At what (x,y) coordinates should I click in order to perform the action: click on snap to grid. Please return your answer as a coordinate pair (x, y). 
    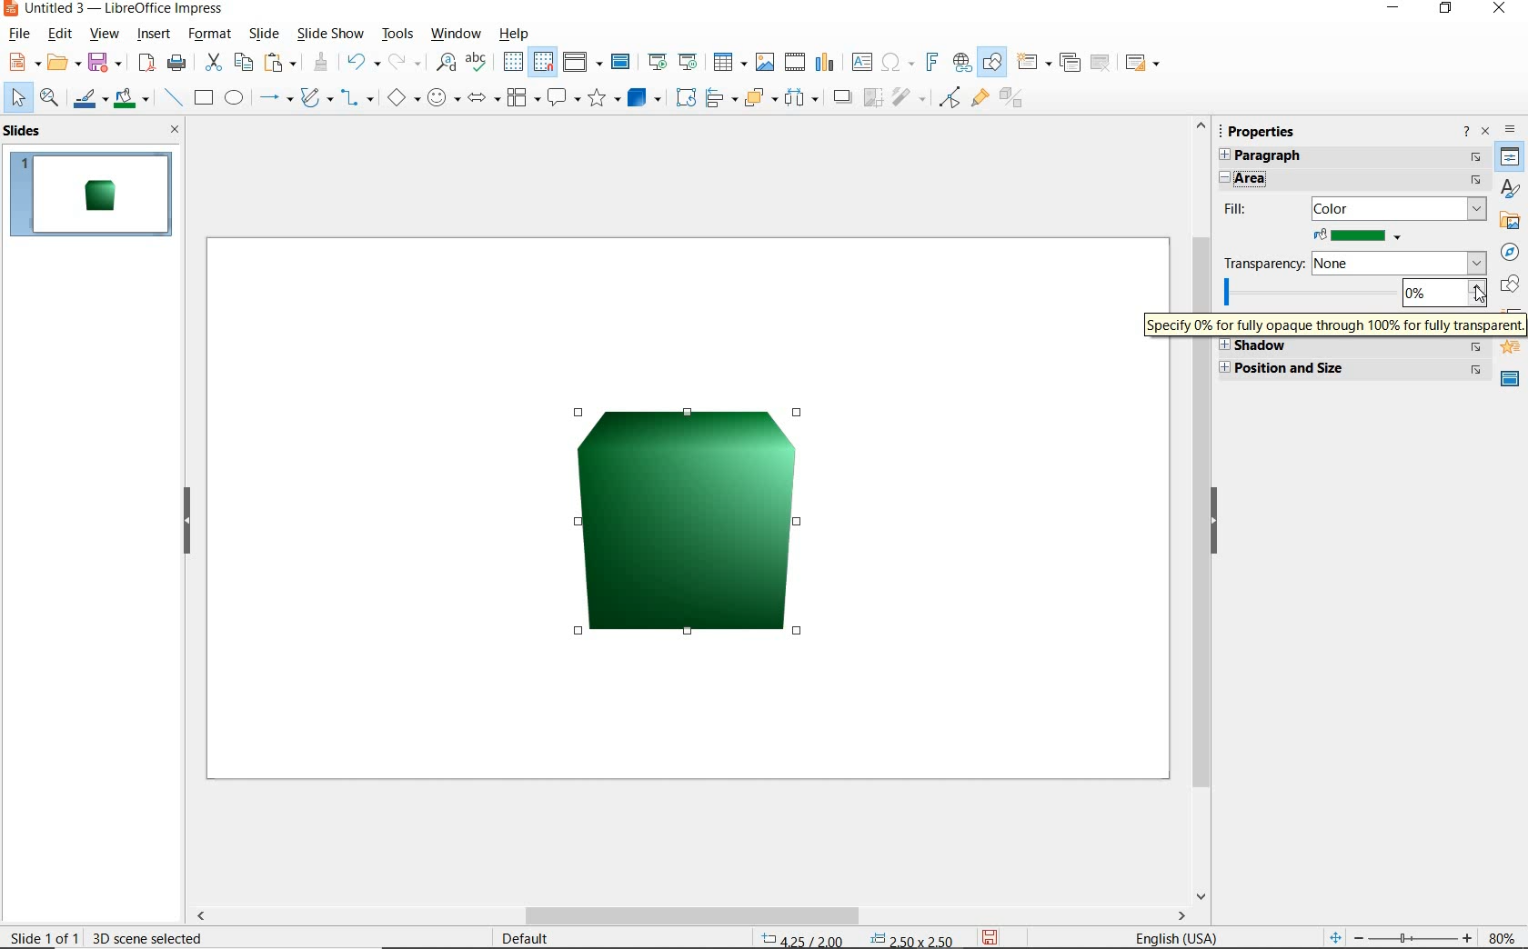
    Looking at the image, I should click on (544, 63).